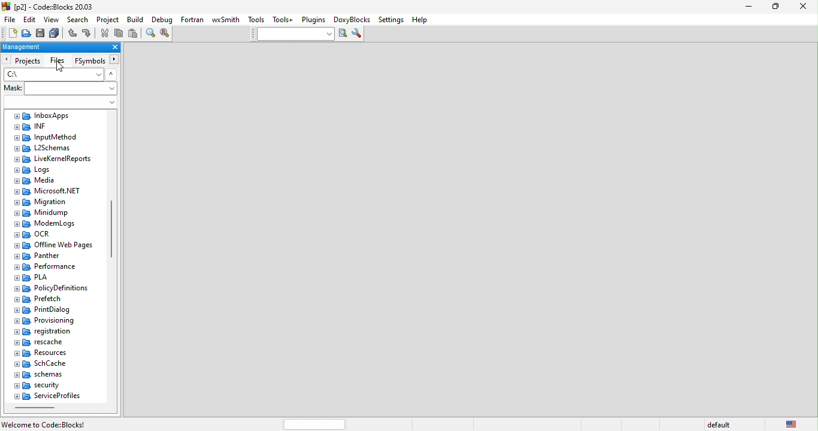  I want to click on resource, so click(49, 353).